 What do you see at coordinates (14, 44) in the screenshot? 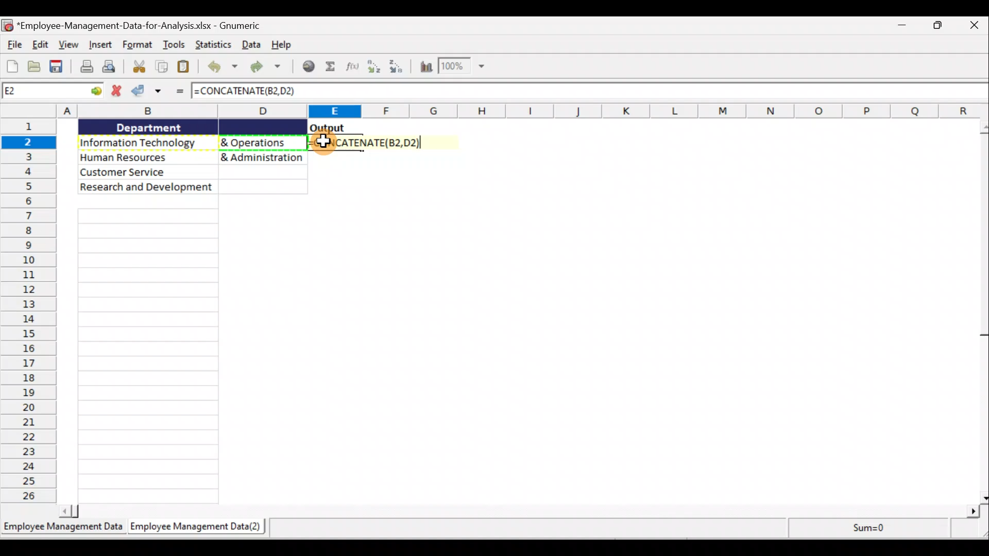
I see `File` at bounding box center [14, 44].